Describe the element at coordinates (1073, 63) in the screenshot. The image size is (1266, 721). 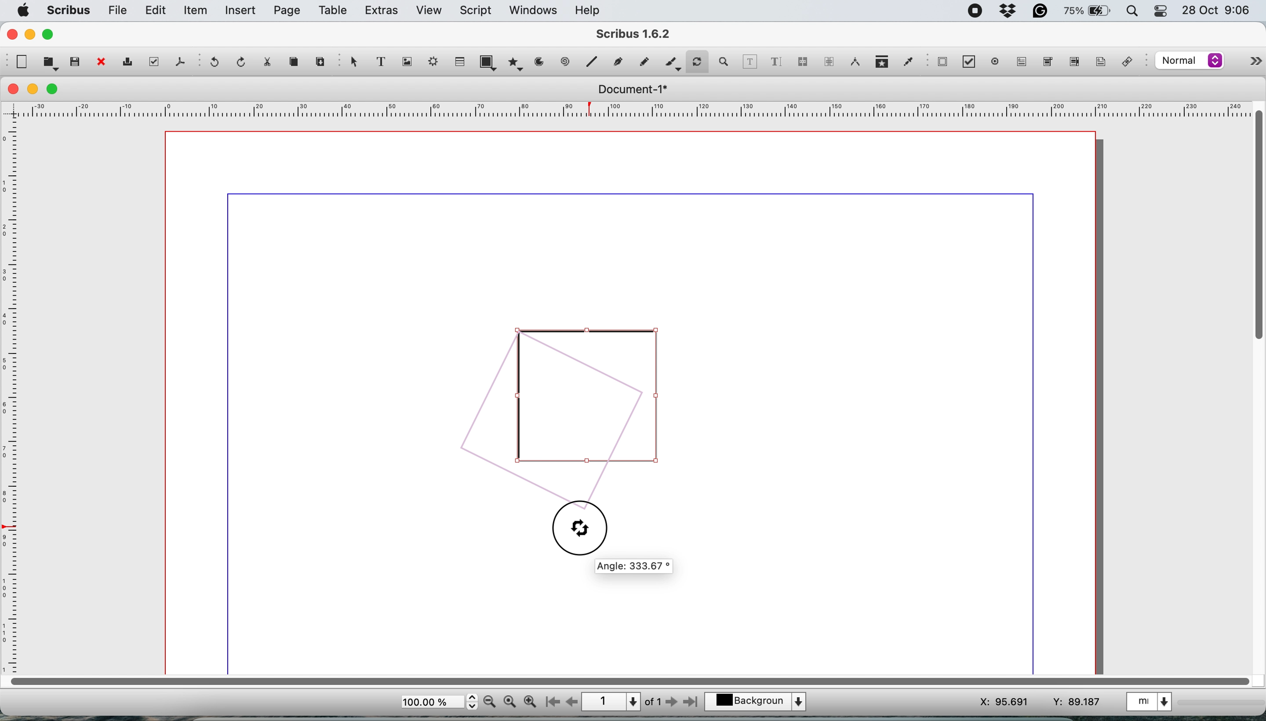
I see `pdf list box` at that location.